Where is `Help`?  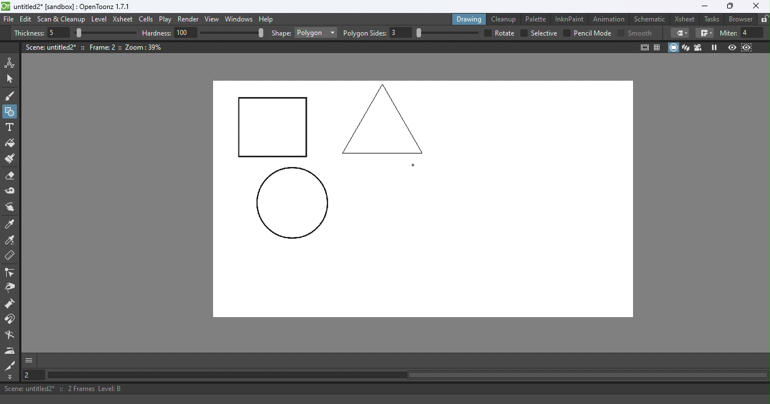
Help is located at coordinates (268, 19).